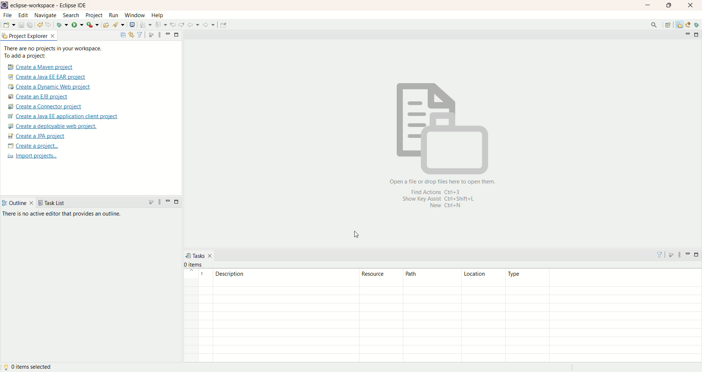  Describe the element at coordinates (173, 24) in the screenshot. I see `previous edit location` at that location.